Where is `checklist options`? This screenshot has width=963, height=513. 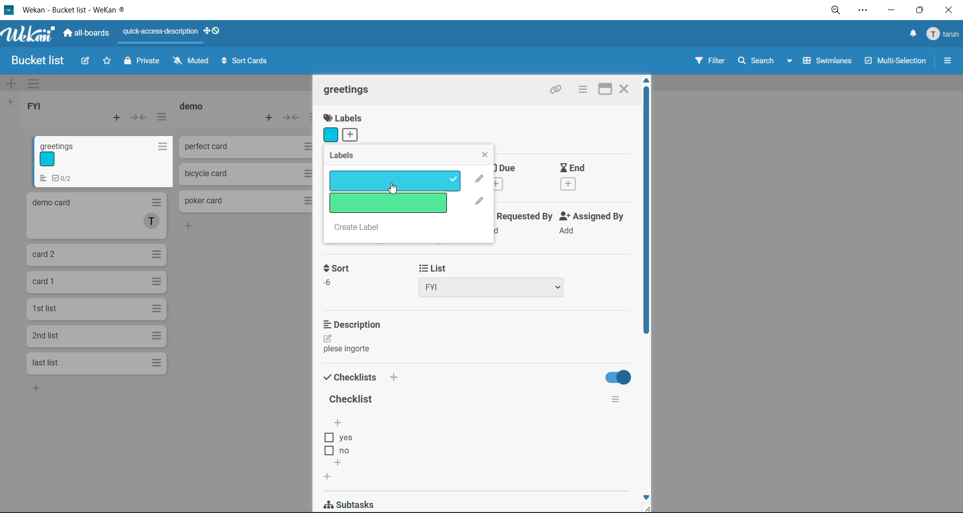
checklist options is located at coordinates (343, 438).